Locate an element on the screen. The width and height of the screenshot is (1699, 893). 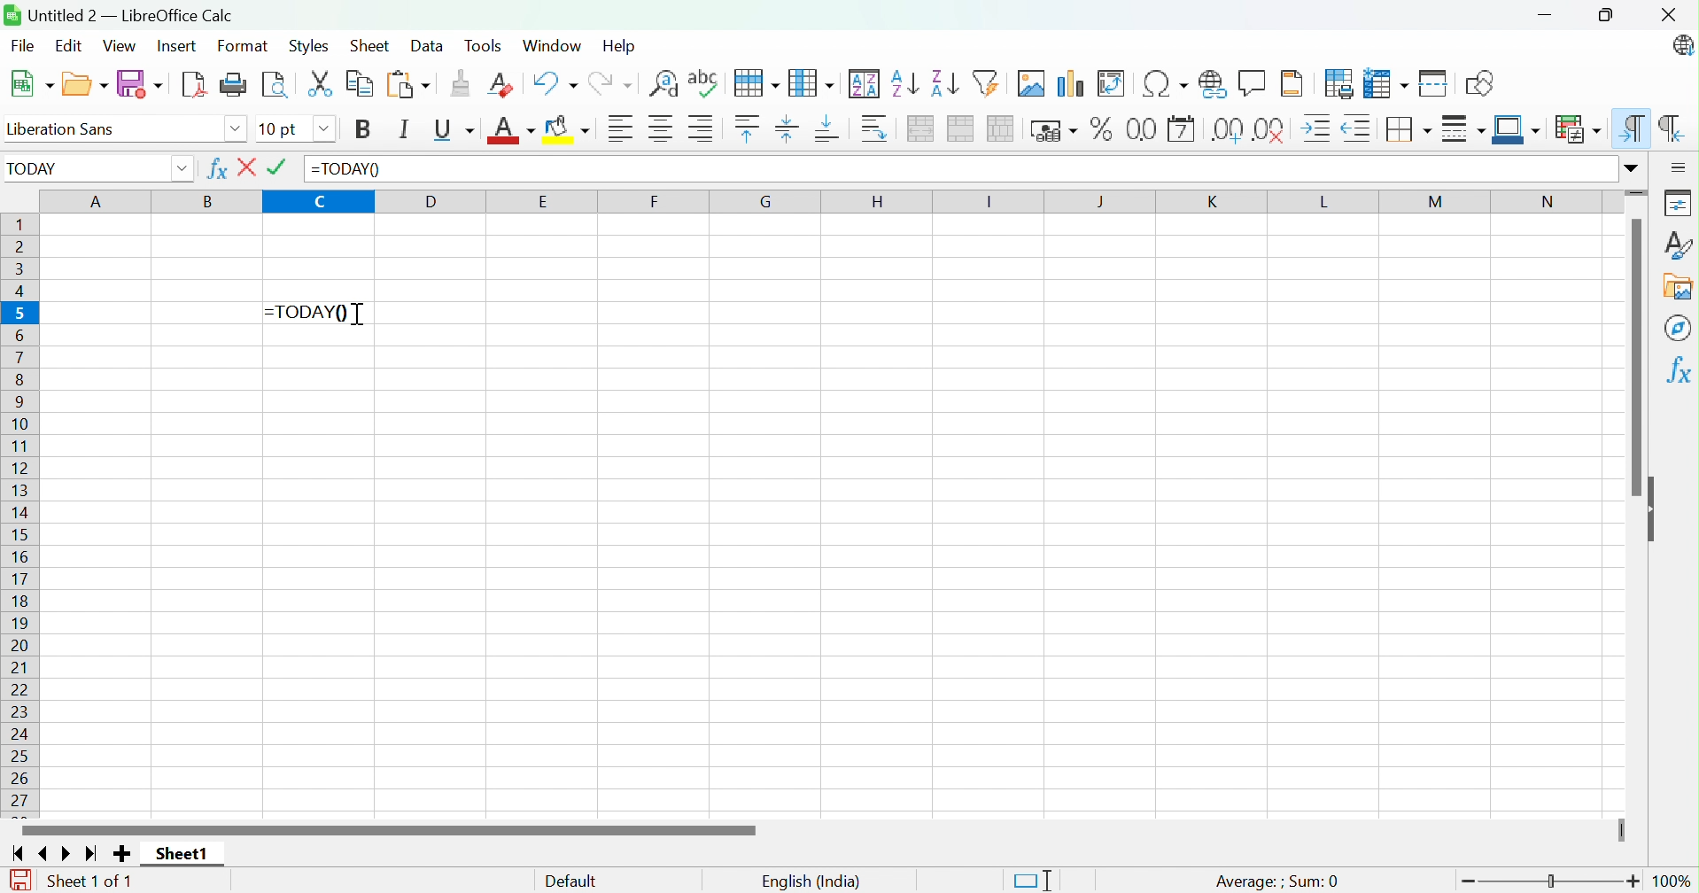
Gallery is located at coordinates (1681, 288).